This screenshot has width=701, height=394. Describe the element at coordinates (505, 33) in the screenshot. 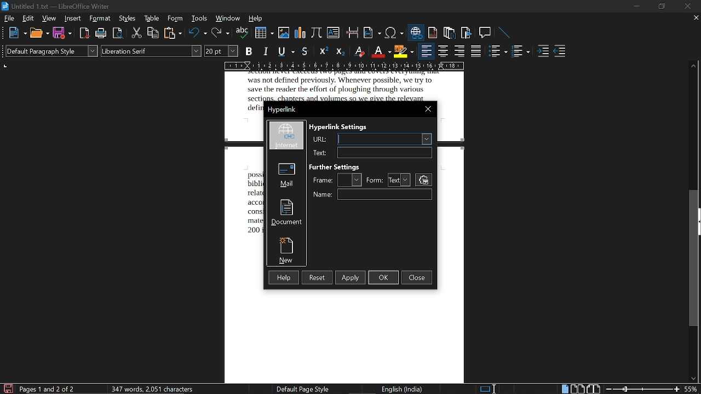

I see `line` at that location.